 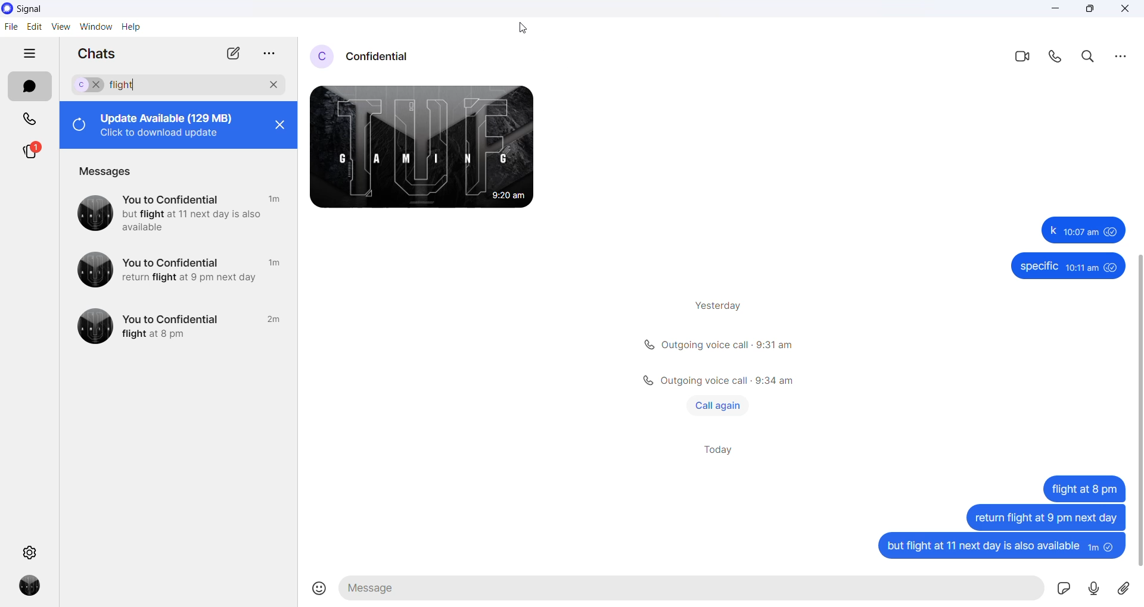 I want to click on edit, so click(x=33, y=28).